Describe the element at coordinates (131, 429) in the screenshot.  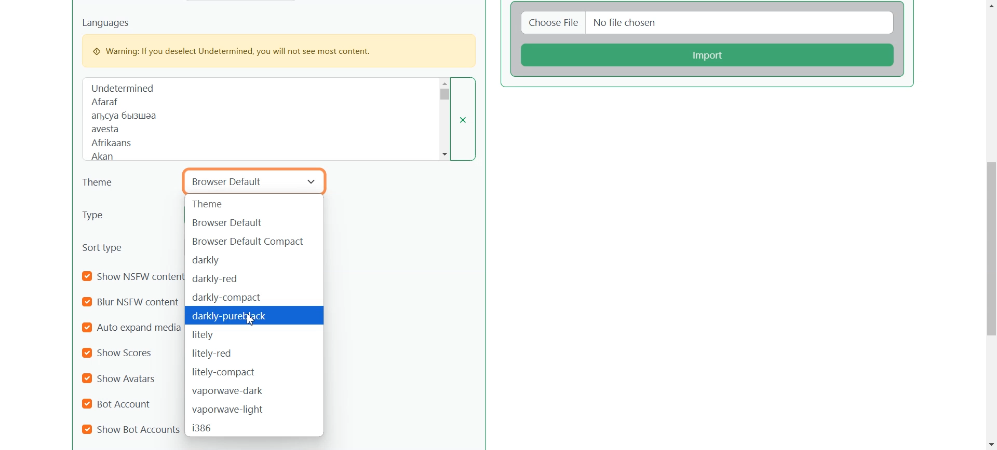
I see `Show Bot Accounts` at that location.